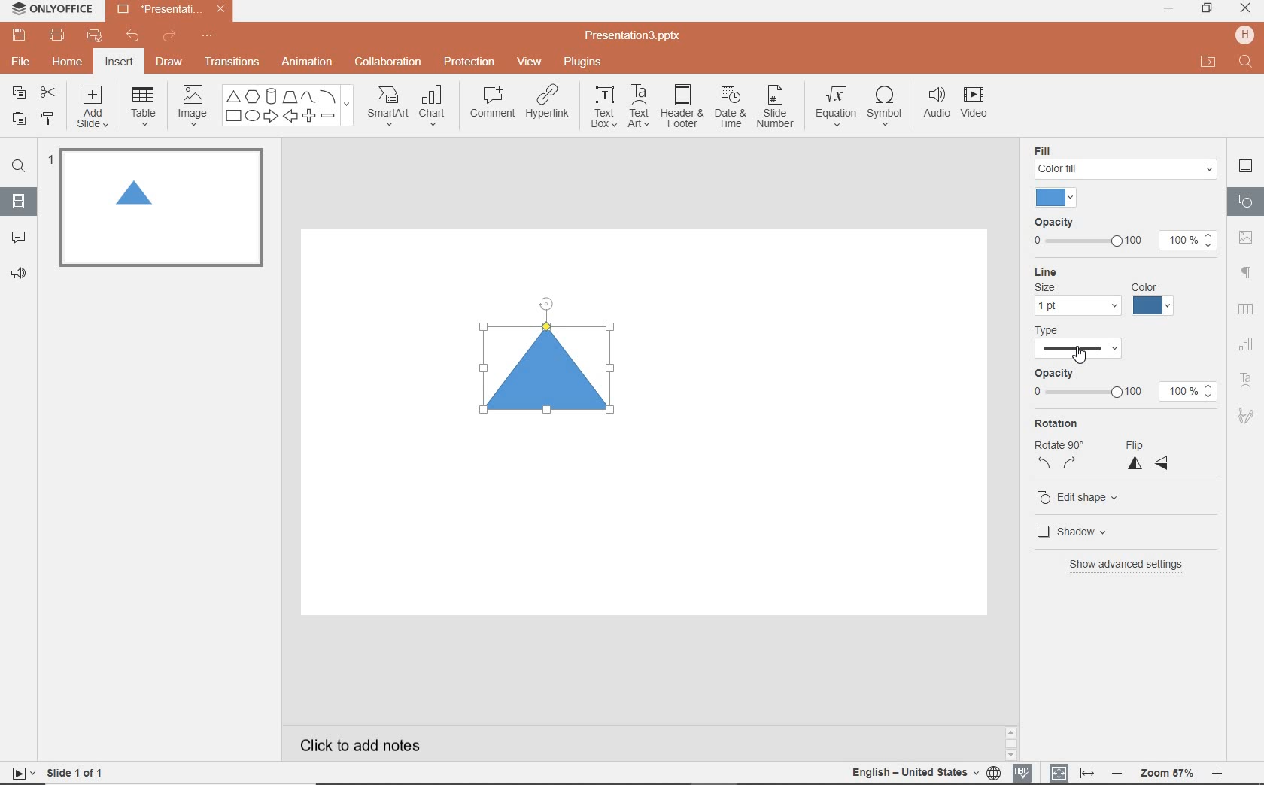 The width and height of the screenshot is (1264, 785). What do you see at coordinates (1218, 746) in the screenshot?
I see `SCROLLBAR` at bounding box center [1218, 746].